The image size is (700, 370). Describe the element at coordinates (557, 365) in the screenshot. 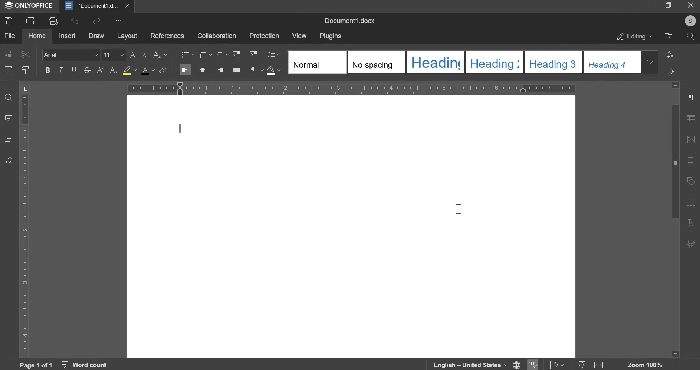

I see `numbers` at that location.